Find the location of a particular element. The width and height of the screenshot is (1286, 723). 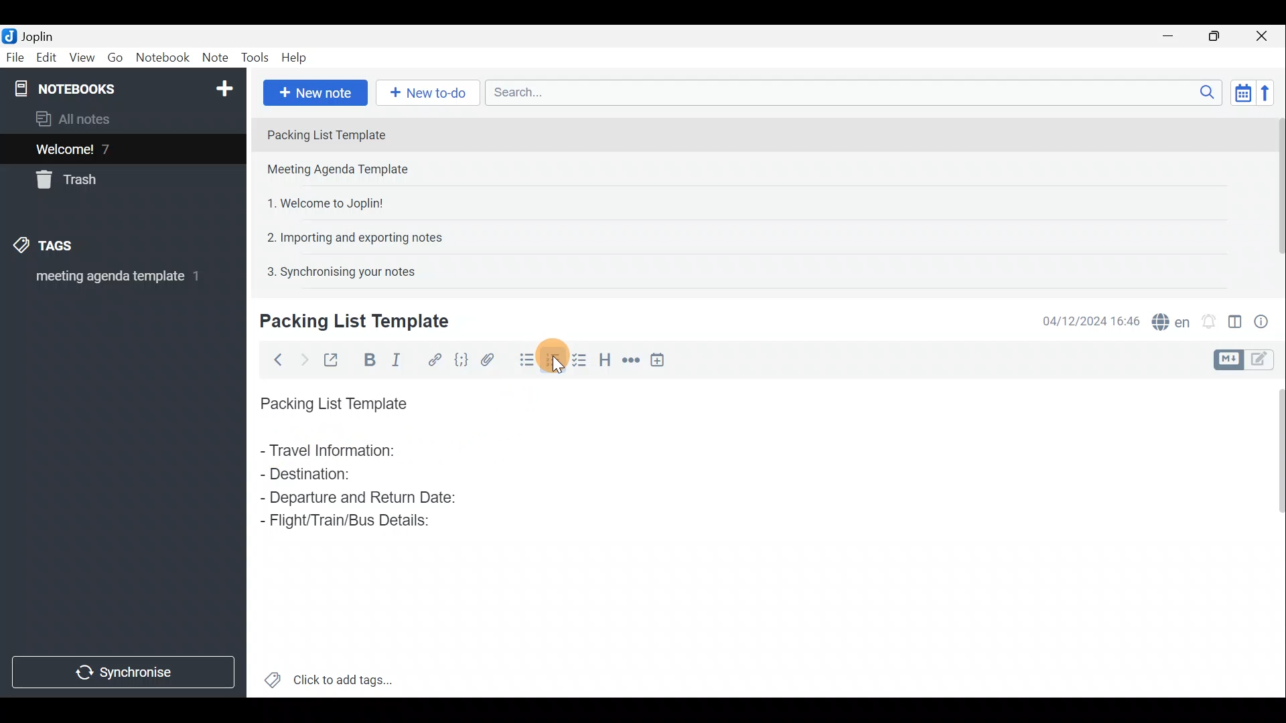

Code is located at coordinates (461, 359).